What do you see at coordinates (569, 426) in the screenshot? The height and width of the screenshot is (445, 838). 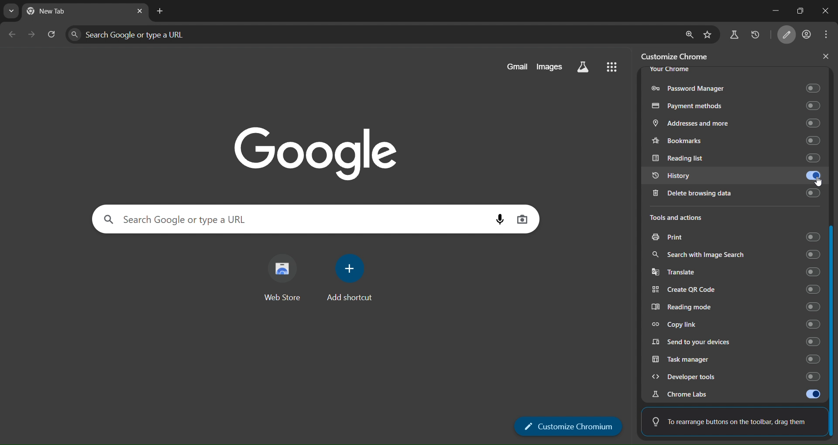 I see `customize chromium` at bounding box center [569, 426].